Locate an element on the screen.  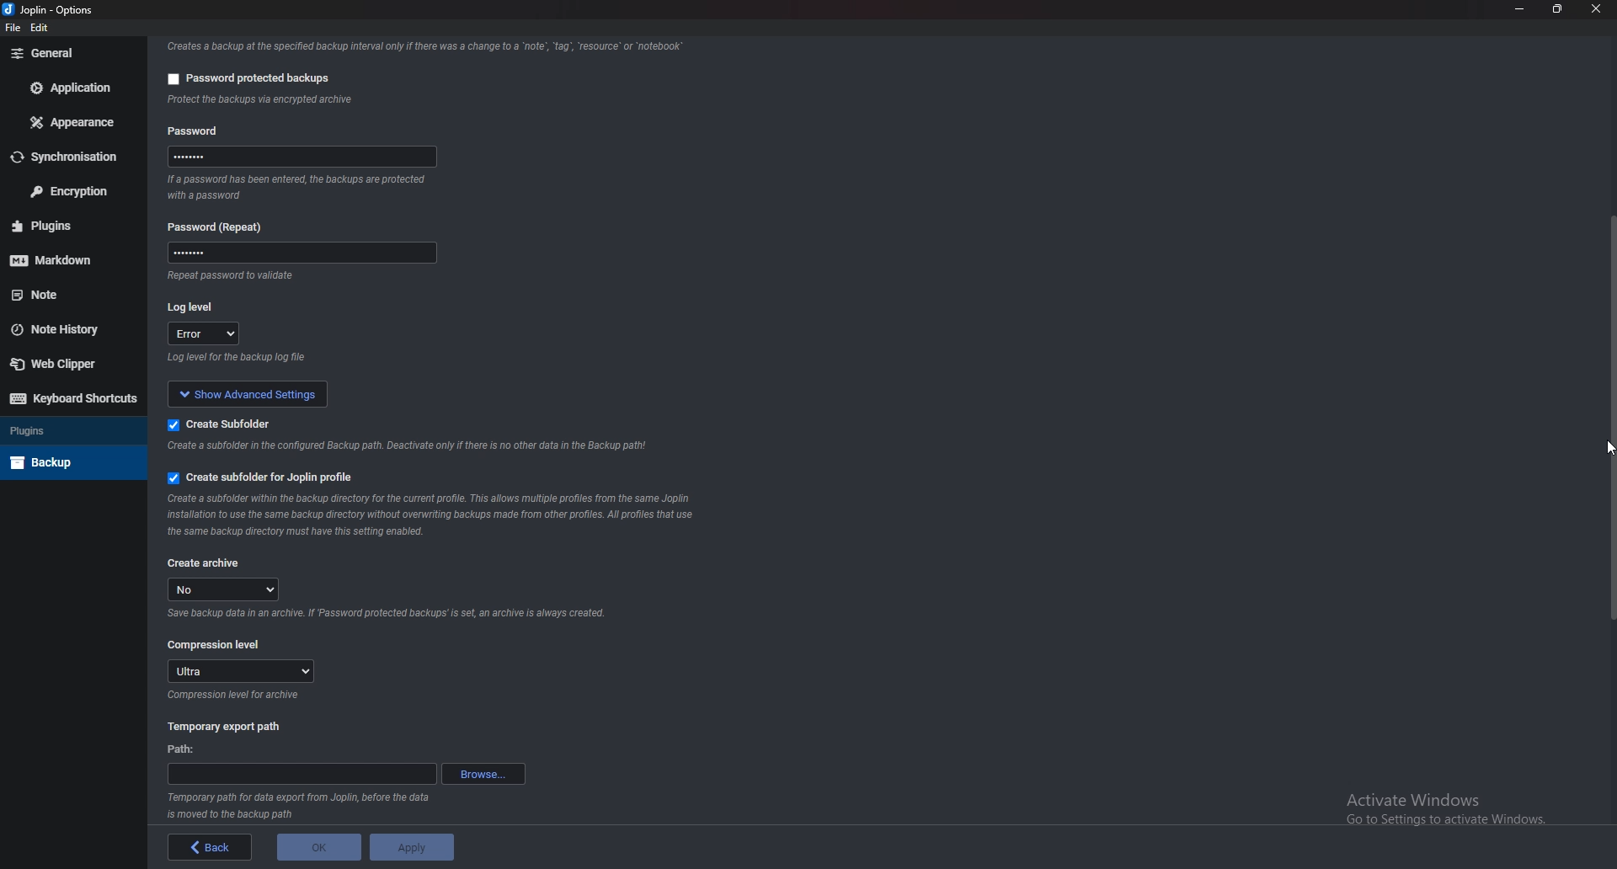
create archive is located at coordinates (205, 562).